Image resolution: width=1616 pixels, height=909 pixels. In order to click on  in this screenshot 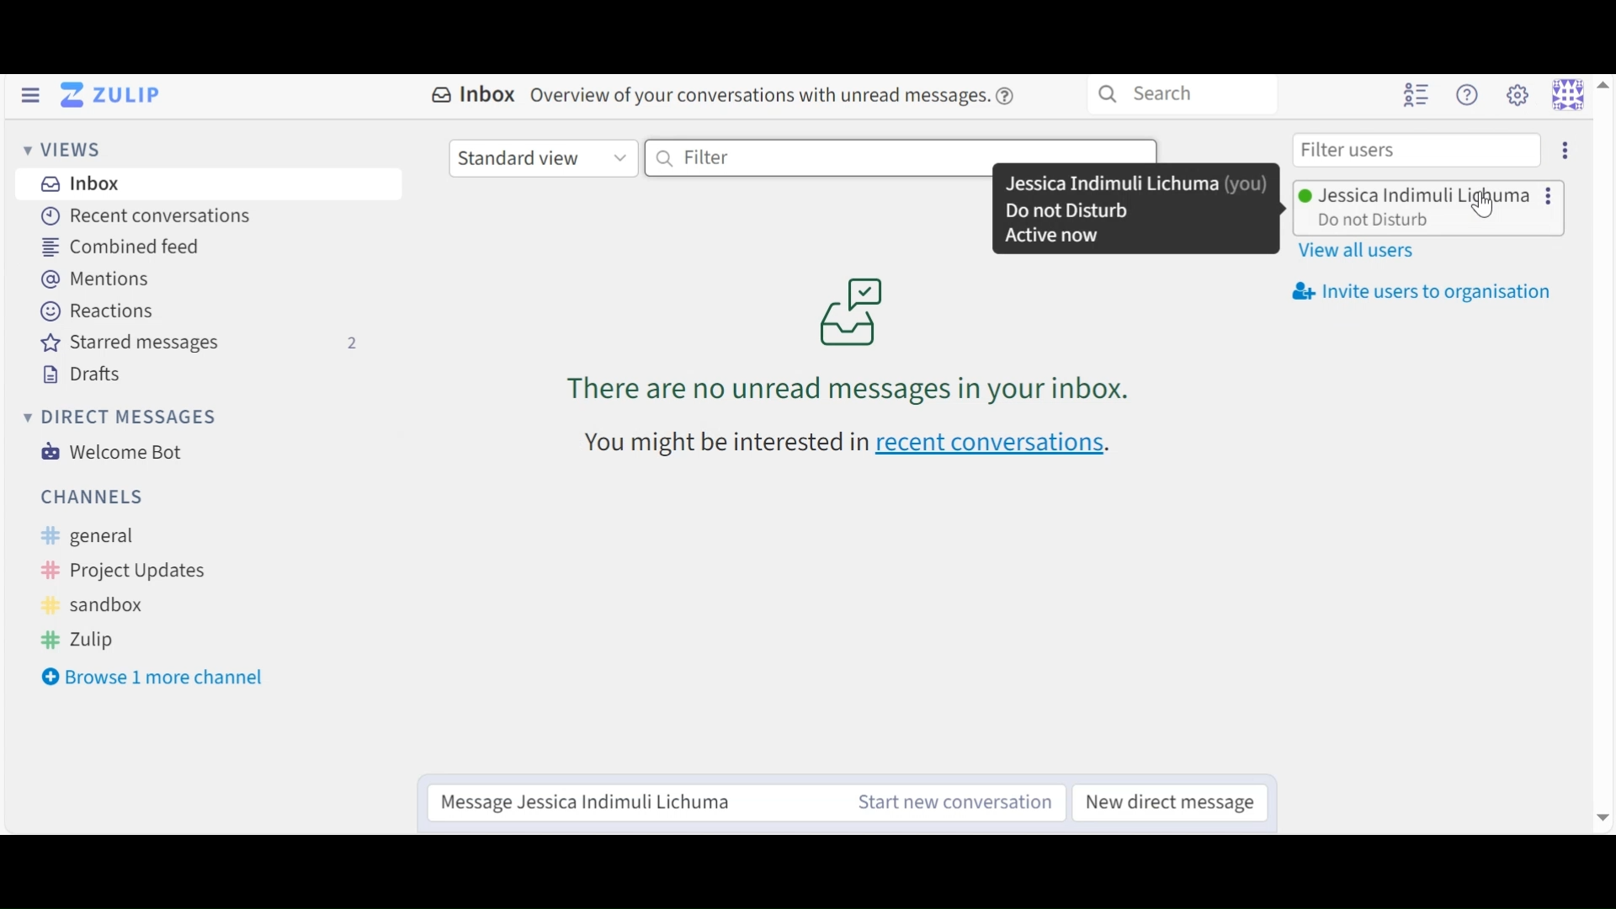, I will do `click(1174, 803)`.